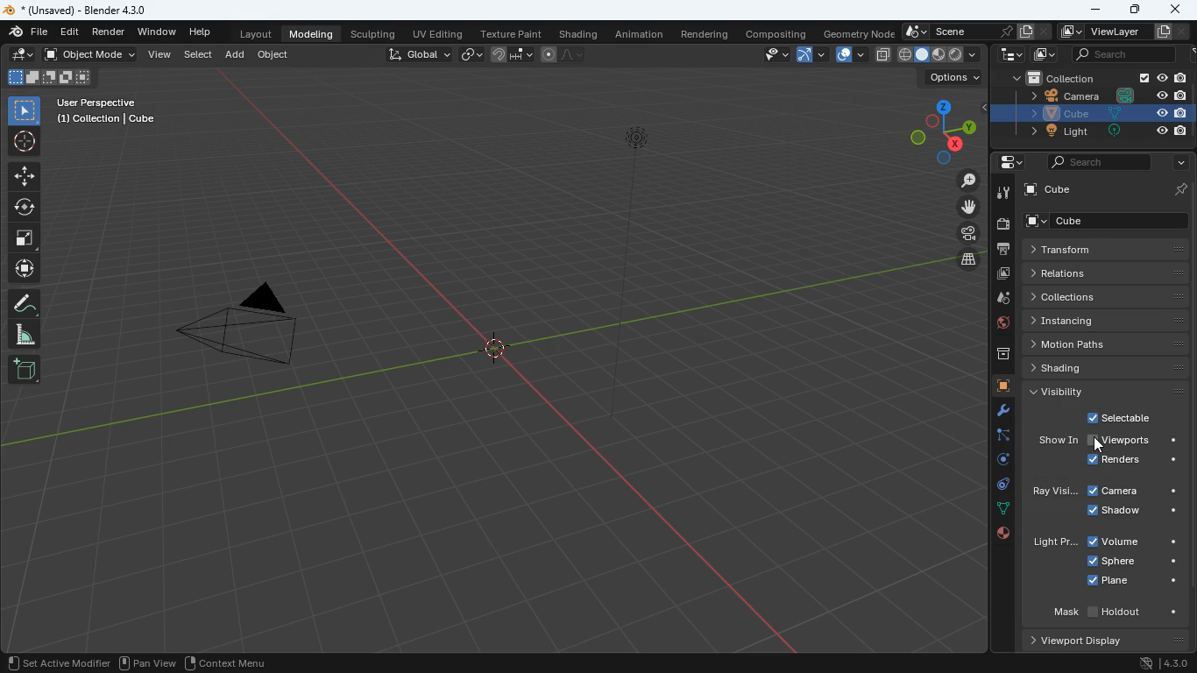 This screenshot has width=1197, height=673. I want to click on archive, so click(995, 354).